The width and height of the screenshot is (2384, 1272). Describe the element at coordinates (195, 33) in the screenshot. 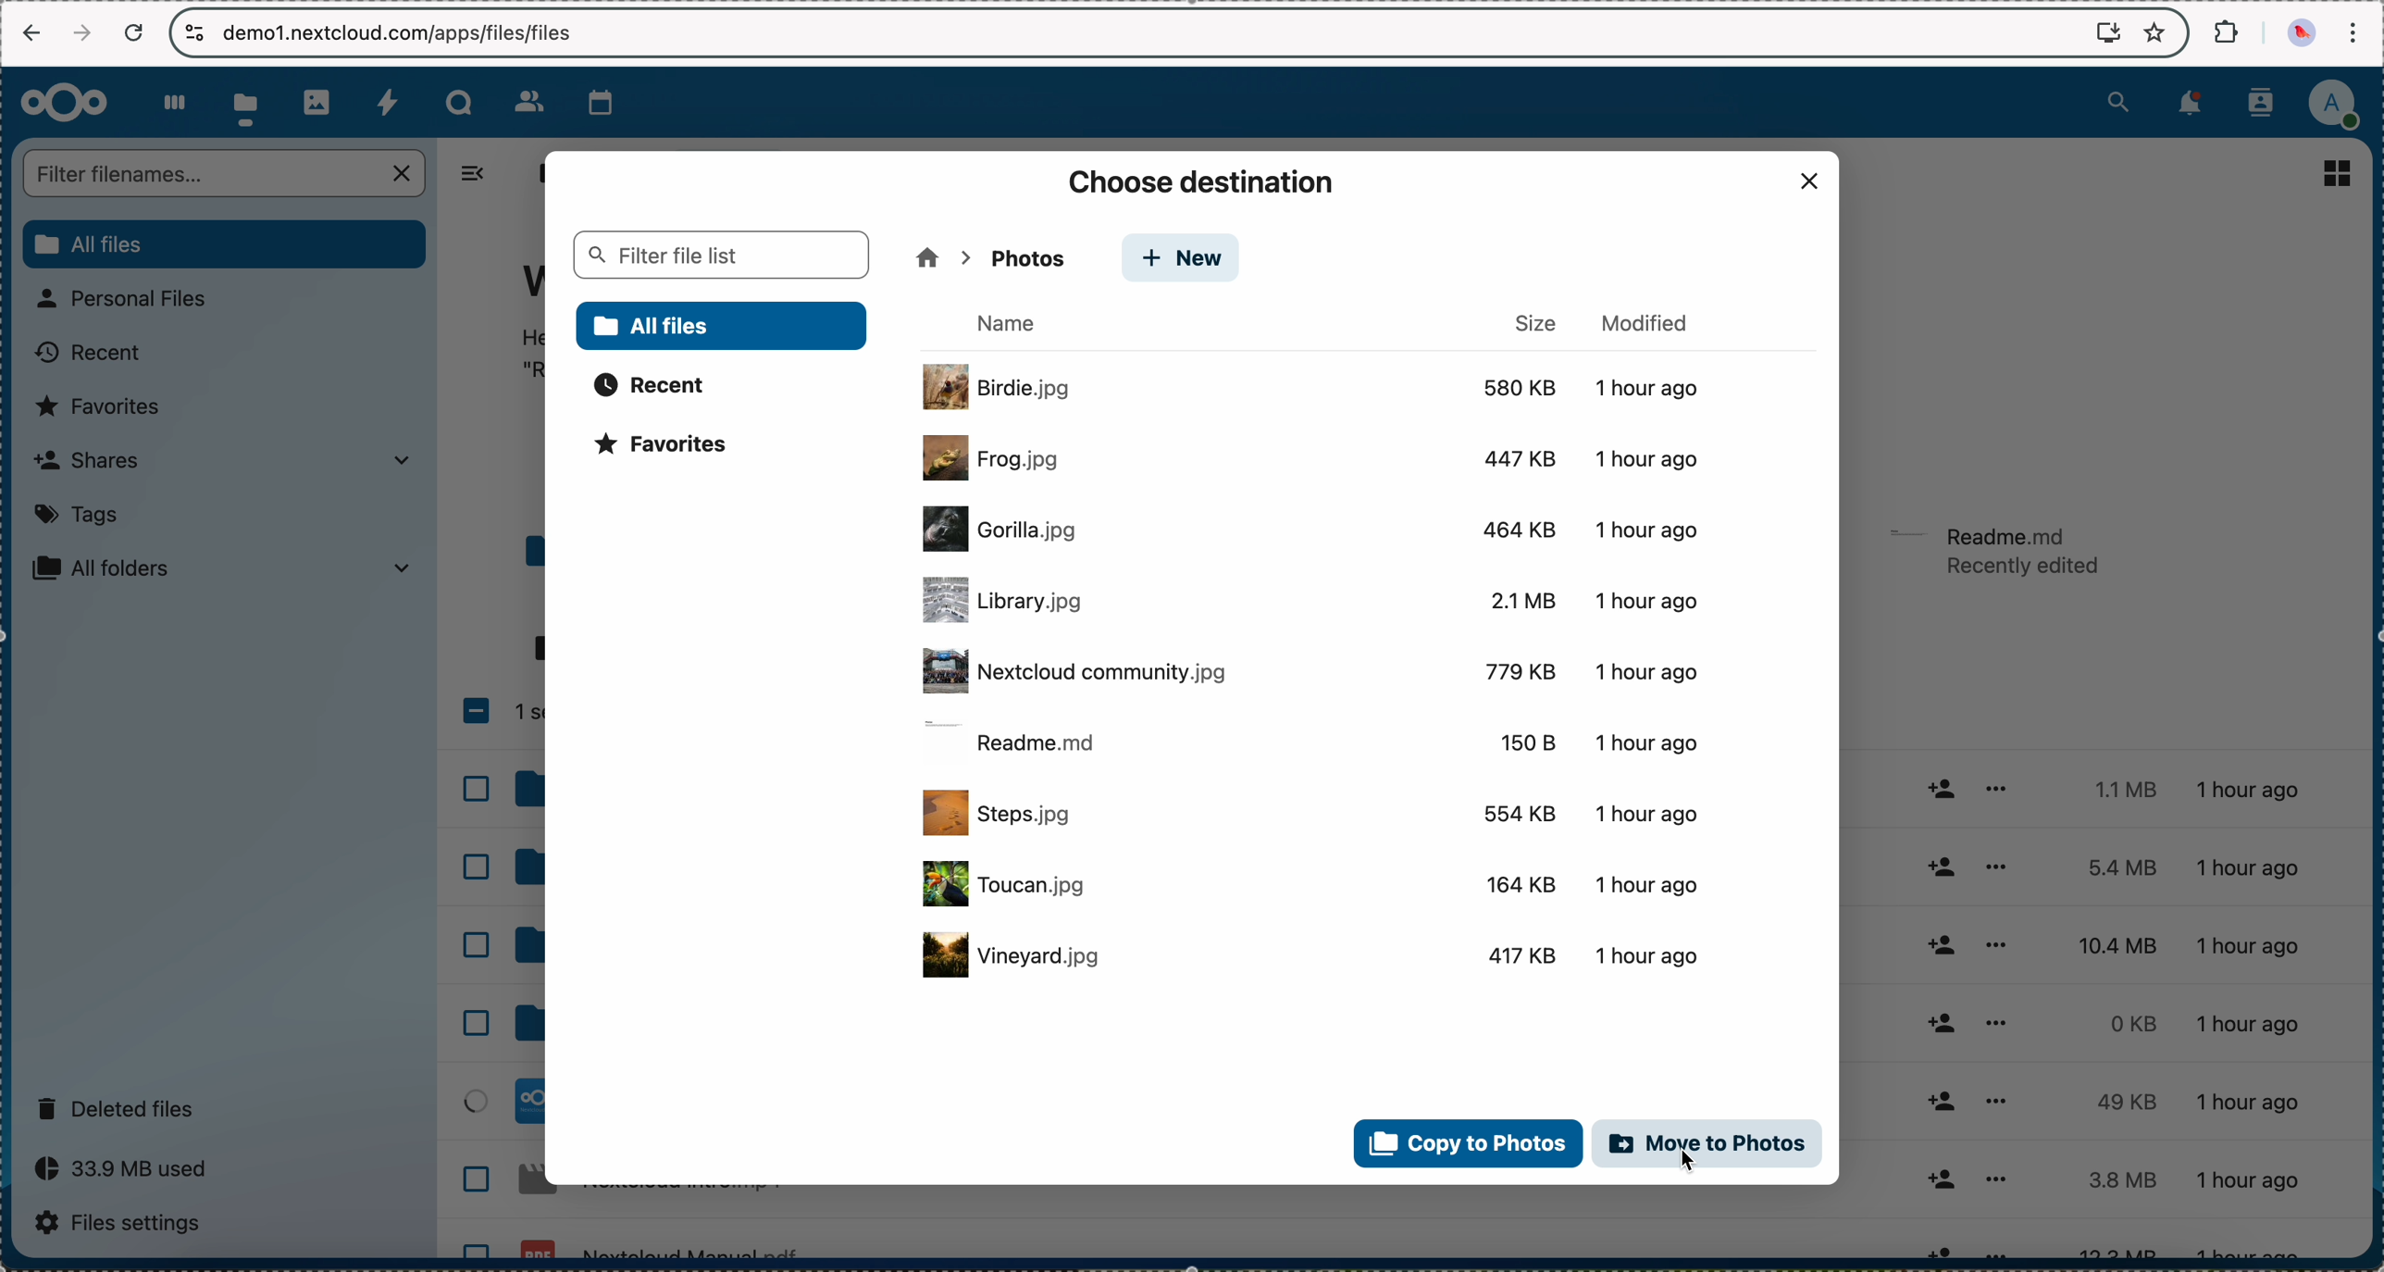

I see `controls` at that location.